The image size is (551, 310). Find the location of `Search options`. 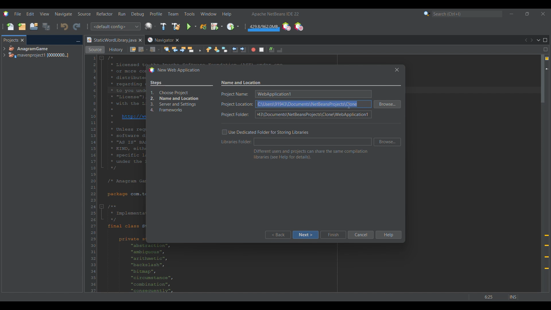

Search options is located at coordinates (427, 13).